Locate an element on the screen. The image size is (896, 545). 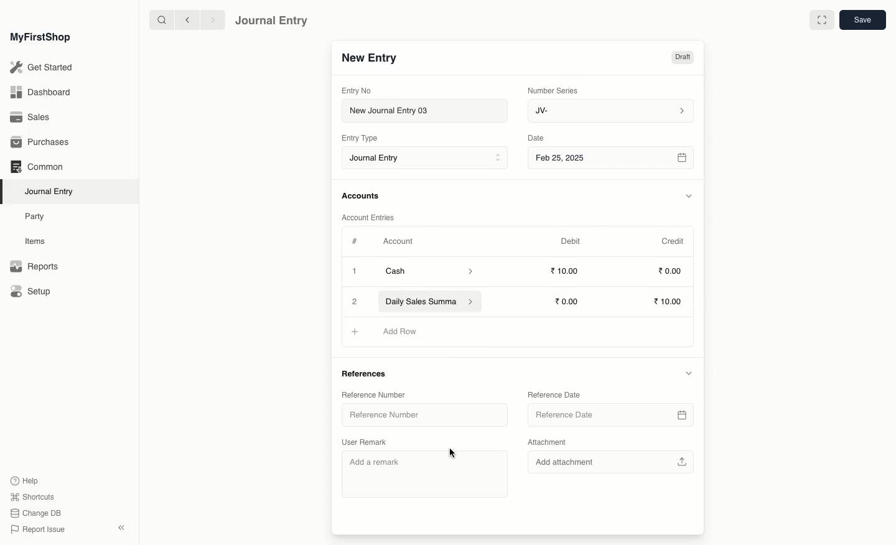
Report Issue is located at coordinates (37, 529).